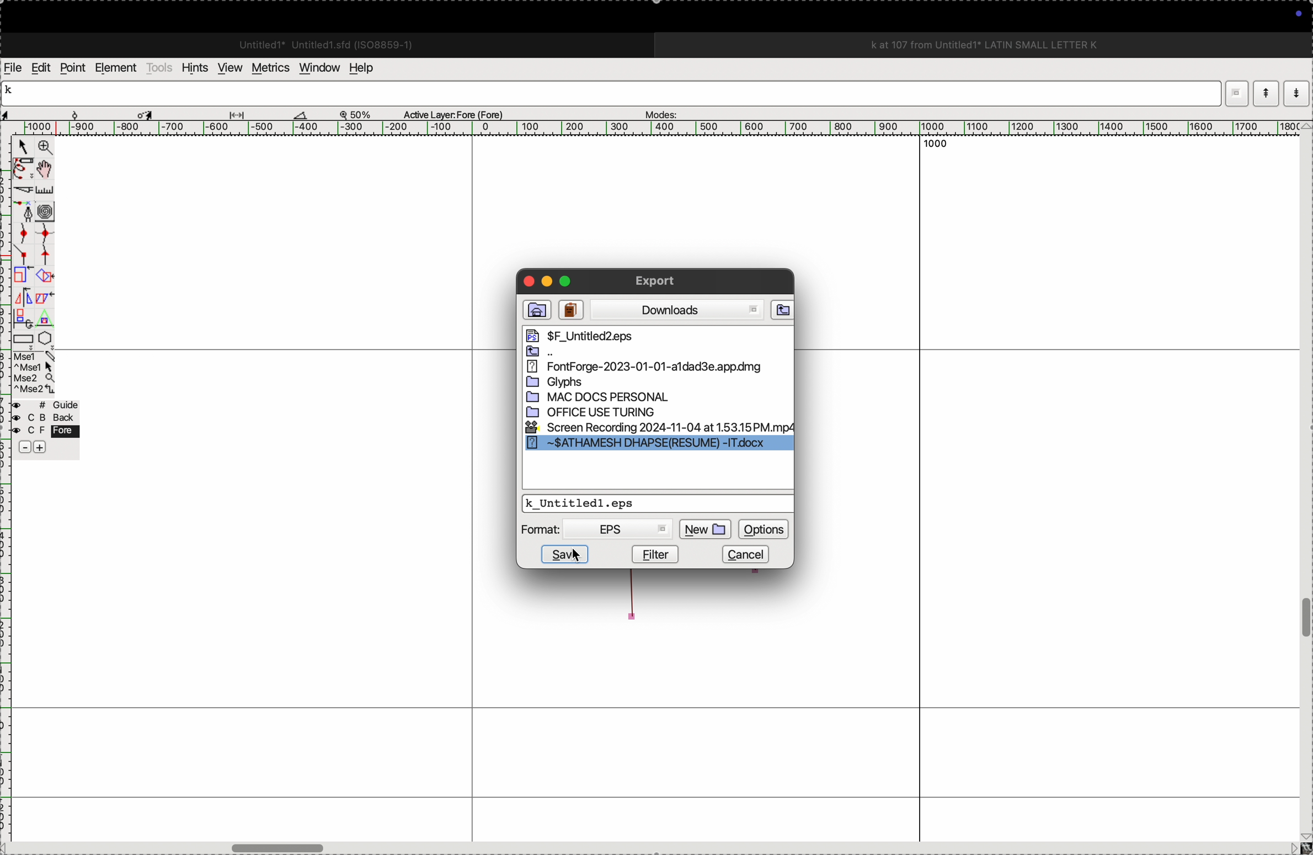  What do you see at coordinates (22, 190) in the screenshot?
I see `cut` at bounding box center [22, 190].